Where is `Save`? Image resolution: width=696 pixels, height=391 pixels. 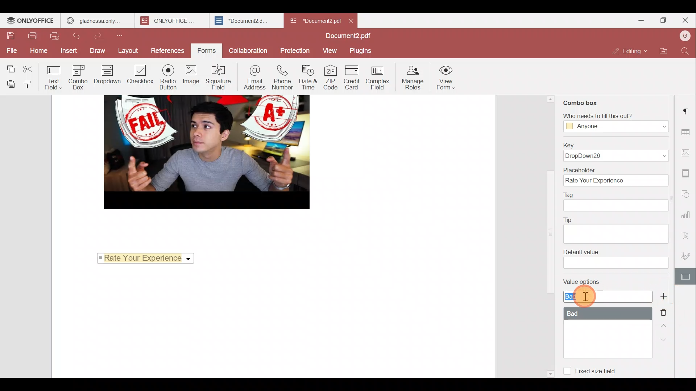 Save is located at coordinates (11, 36).